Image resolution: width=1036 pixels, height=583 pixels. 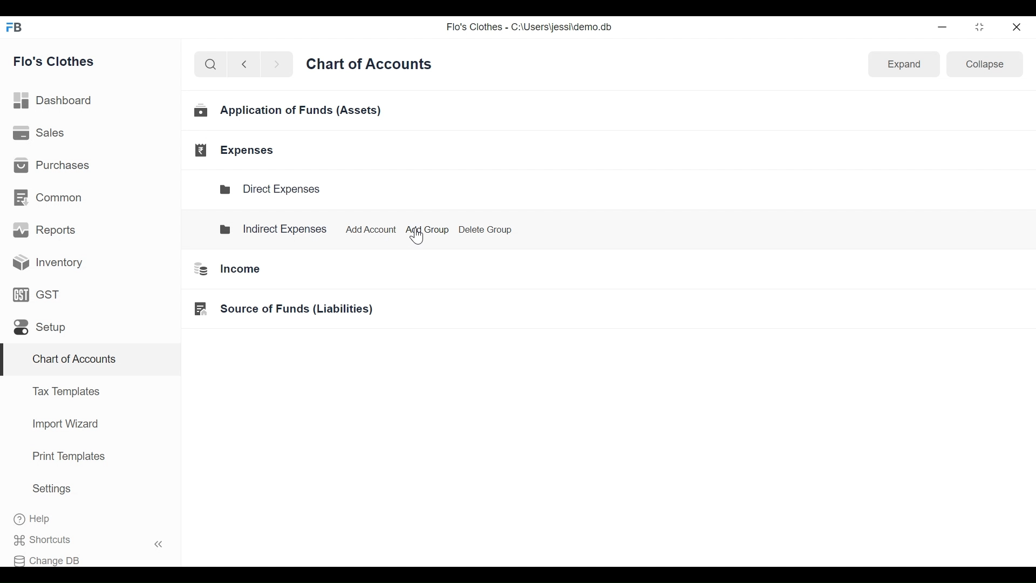 I want to click on next, so click(x=278, y=66).